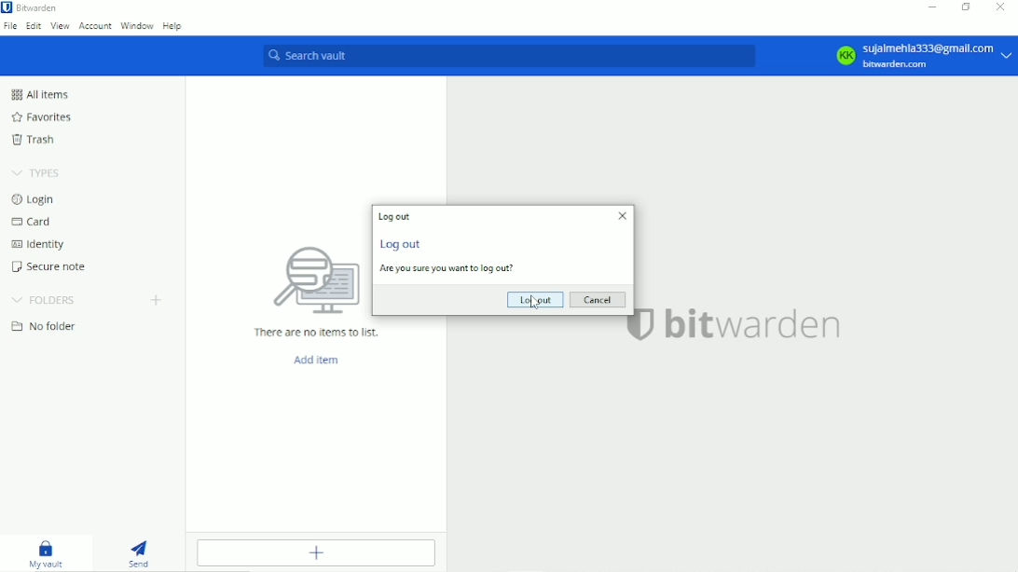  Describe the element at coordinates (319, 361) in the screenshot. I see `Add item` at that location.